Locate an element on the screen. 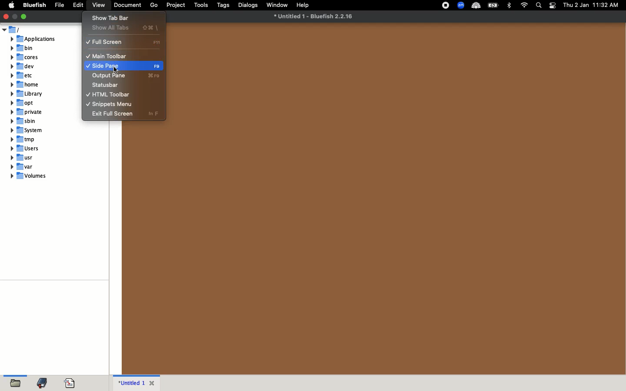  bluefish is located at coordinates (34, 5).